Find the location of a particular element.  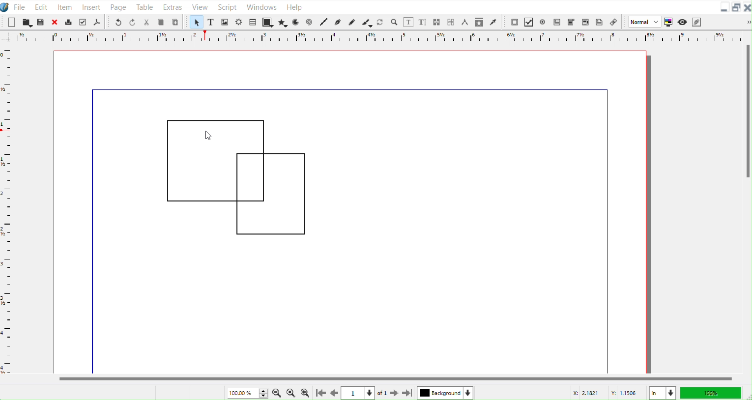

Toggle color is located at coordinates (667, 22).